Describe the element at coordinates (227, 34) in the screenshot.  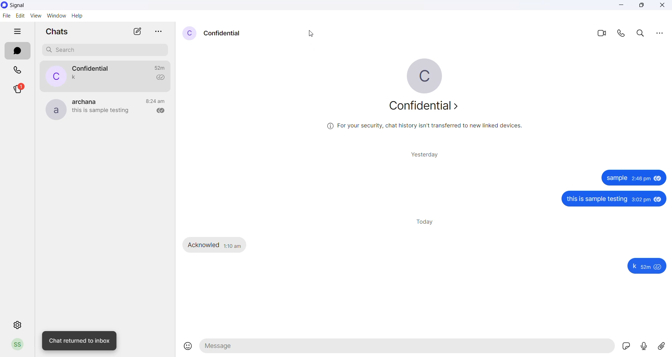
I see `contact name` at that location.